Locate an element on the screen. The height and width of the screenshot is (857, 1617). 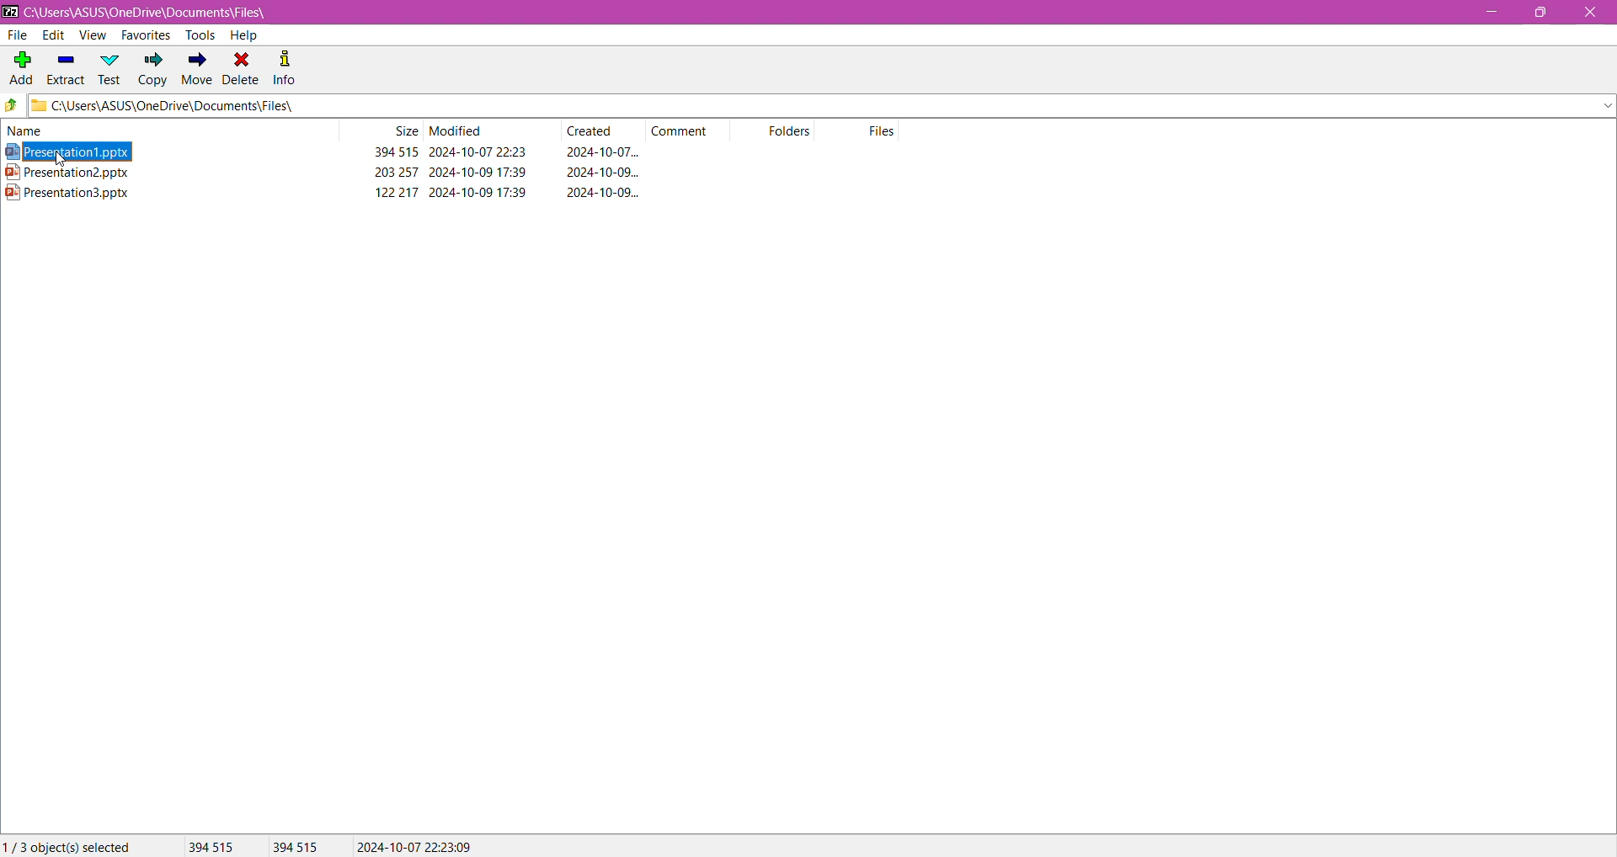
Extract is located at coordinates (65, 66).